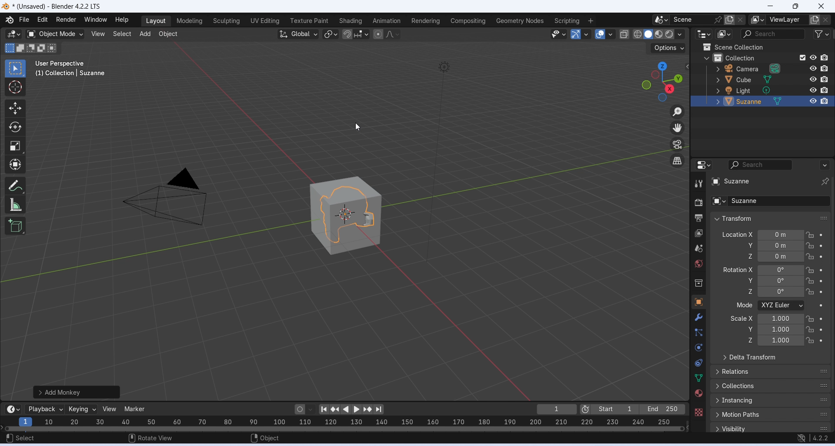 The image size is (835, 446). What do you see at coordinates (822, 246) in the screenshot?
I see `animate property` at bounding box center [822, 246].